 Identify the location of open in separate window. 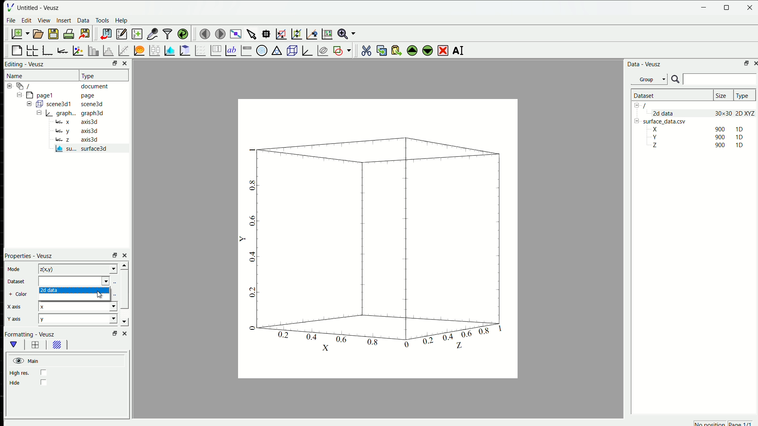
(115, 255).